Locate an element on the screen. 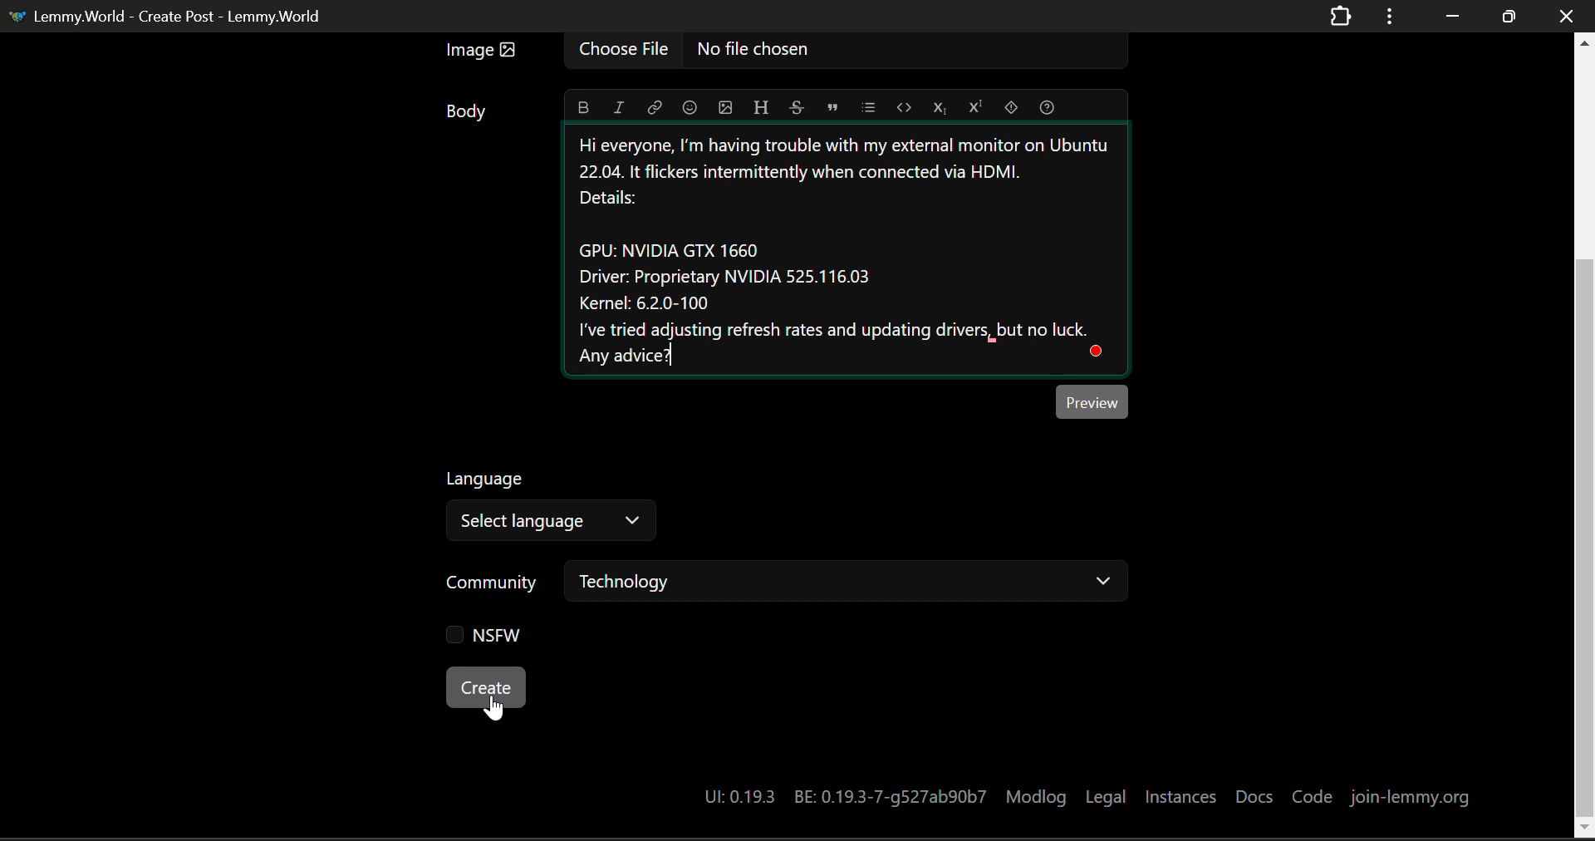  Code is located at coordinates (1312, 794).